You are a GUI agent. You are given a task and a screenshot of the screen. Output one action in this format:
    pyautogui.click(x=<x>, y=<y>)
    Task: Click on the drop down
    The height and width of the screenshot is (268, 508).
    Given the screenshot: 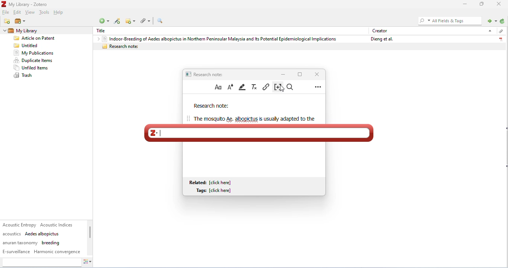 What is the action you would take?
    pyautogui.click(x=489, y=30)
    